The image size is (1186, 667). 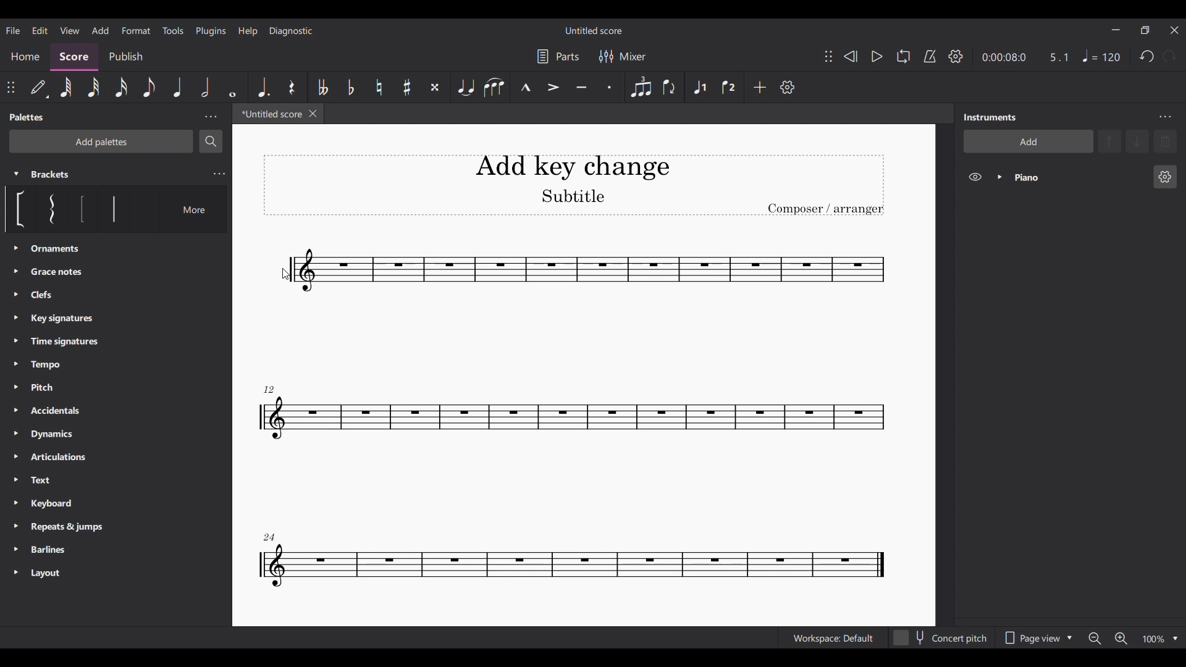 I want to click on Add, so click(x=760, y=87).